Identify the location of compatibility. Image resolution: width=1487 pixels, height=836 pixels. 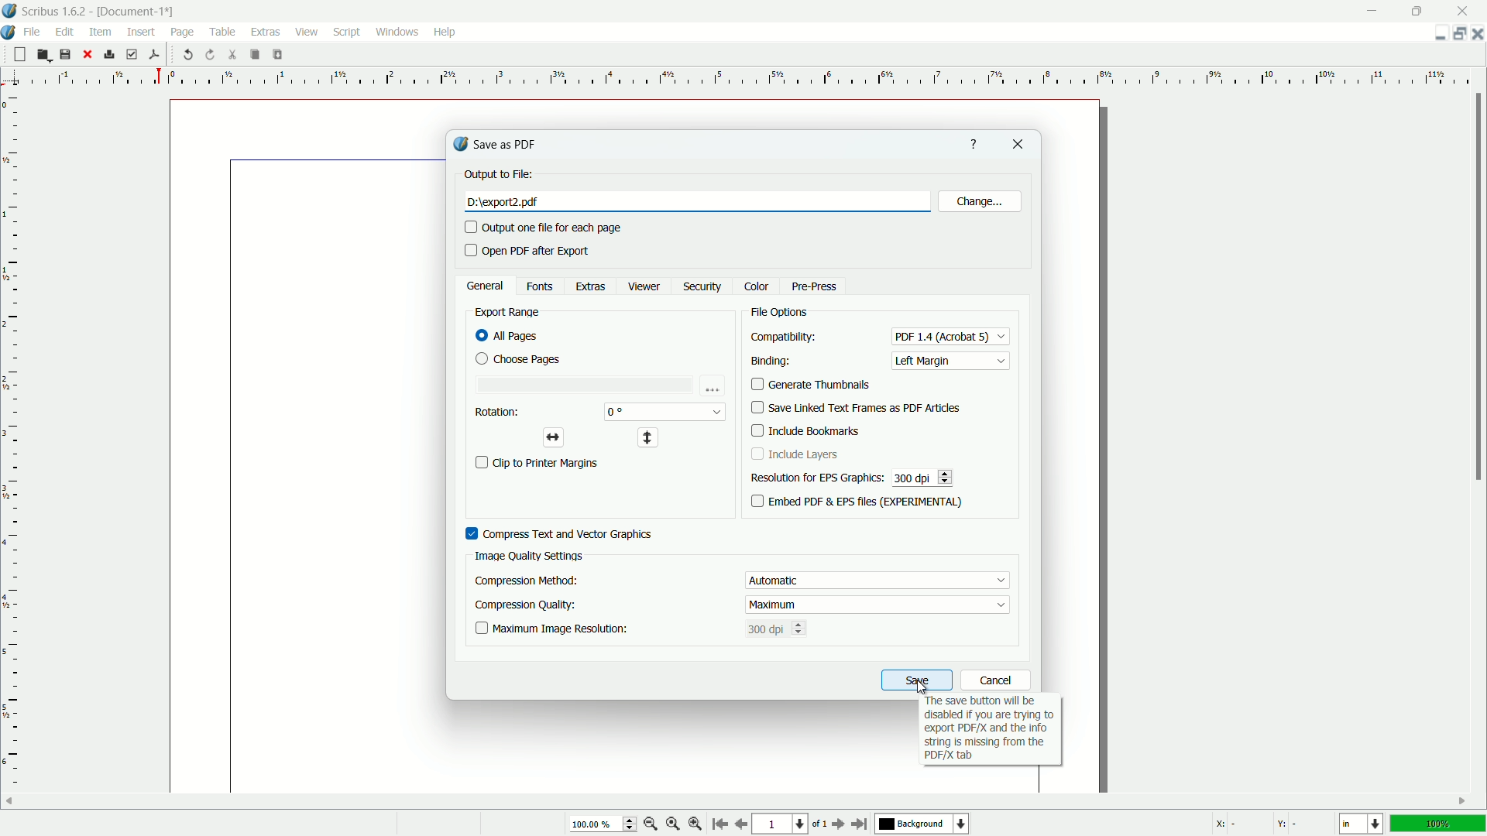
(784, 338).